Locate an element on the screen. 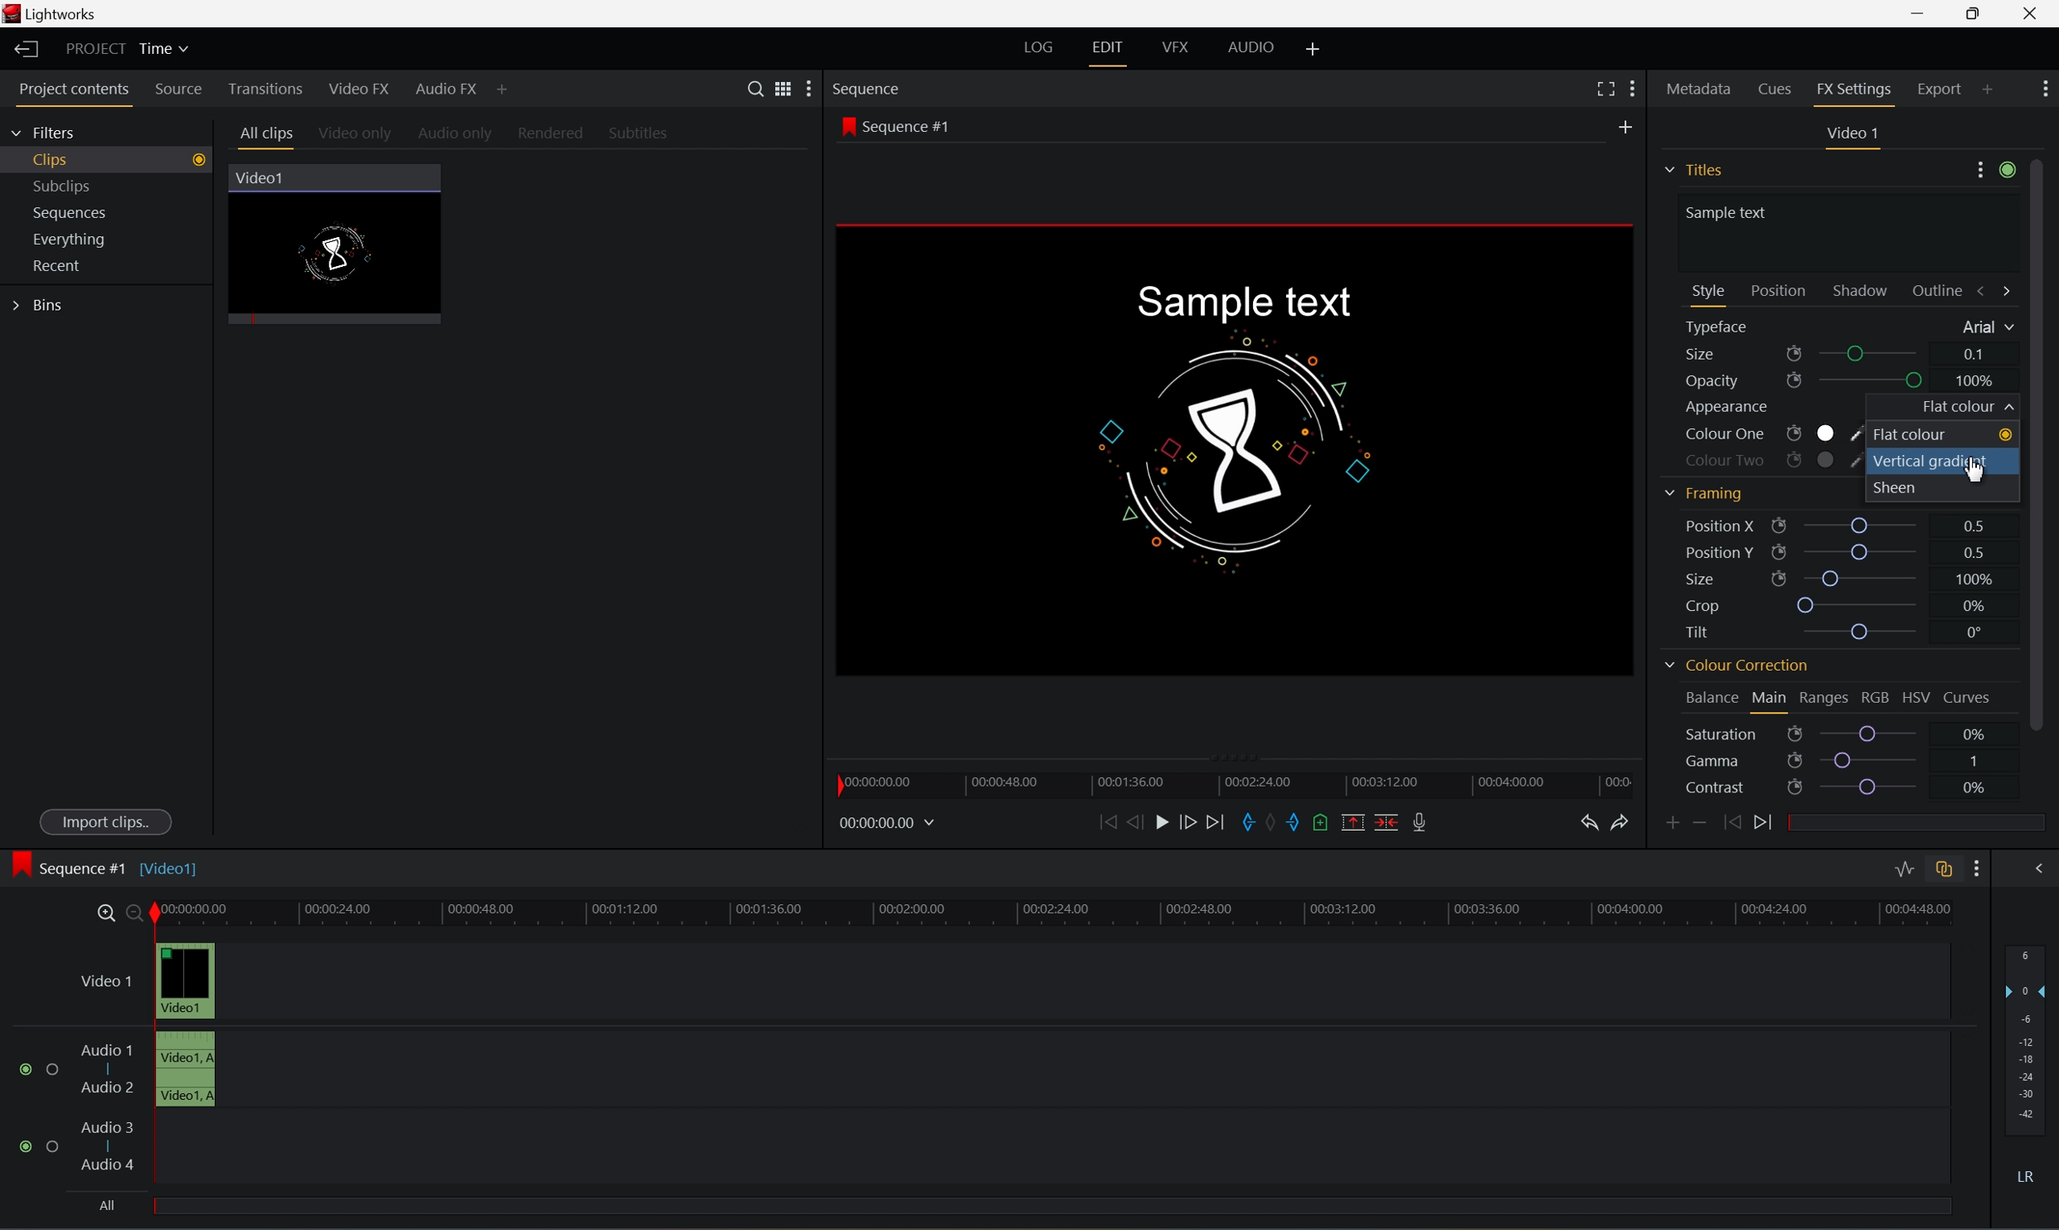  vertical gradient is located at coordinates (1930, 461).